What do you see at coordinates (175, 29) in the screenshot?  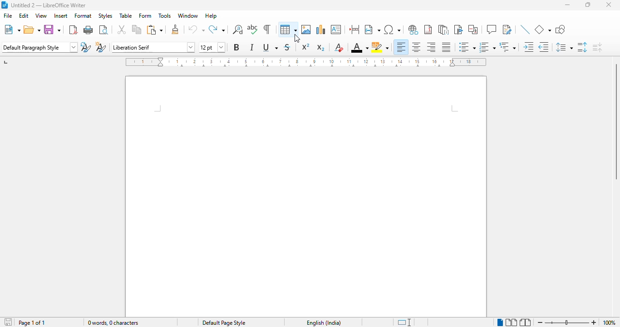 I see `clone formatting` at bounding box center [175, 29].